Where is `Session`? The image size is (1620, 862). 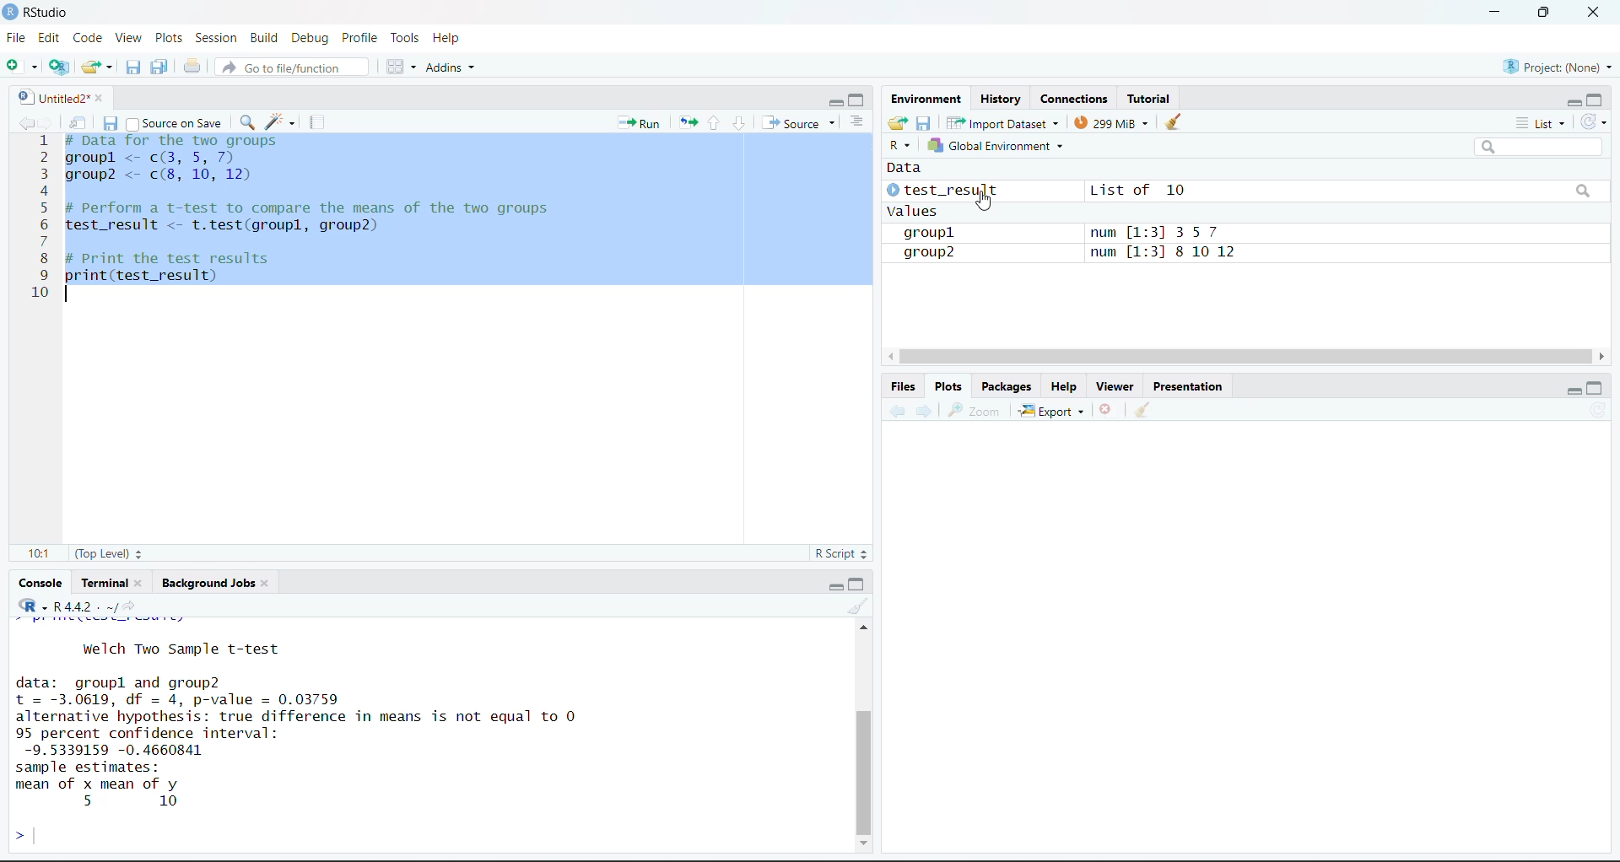
Session is located at coordinates (218, 37).